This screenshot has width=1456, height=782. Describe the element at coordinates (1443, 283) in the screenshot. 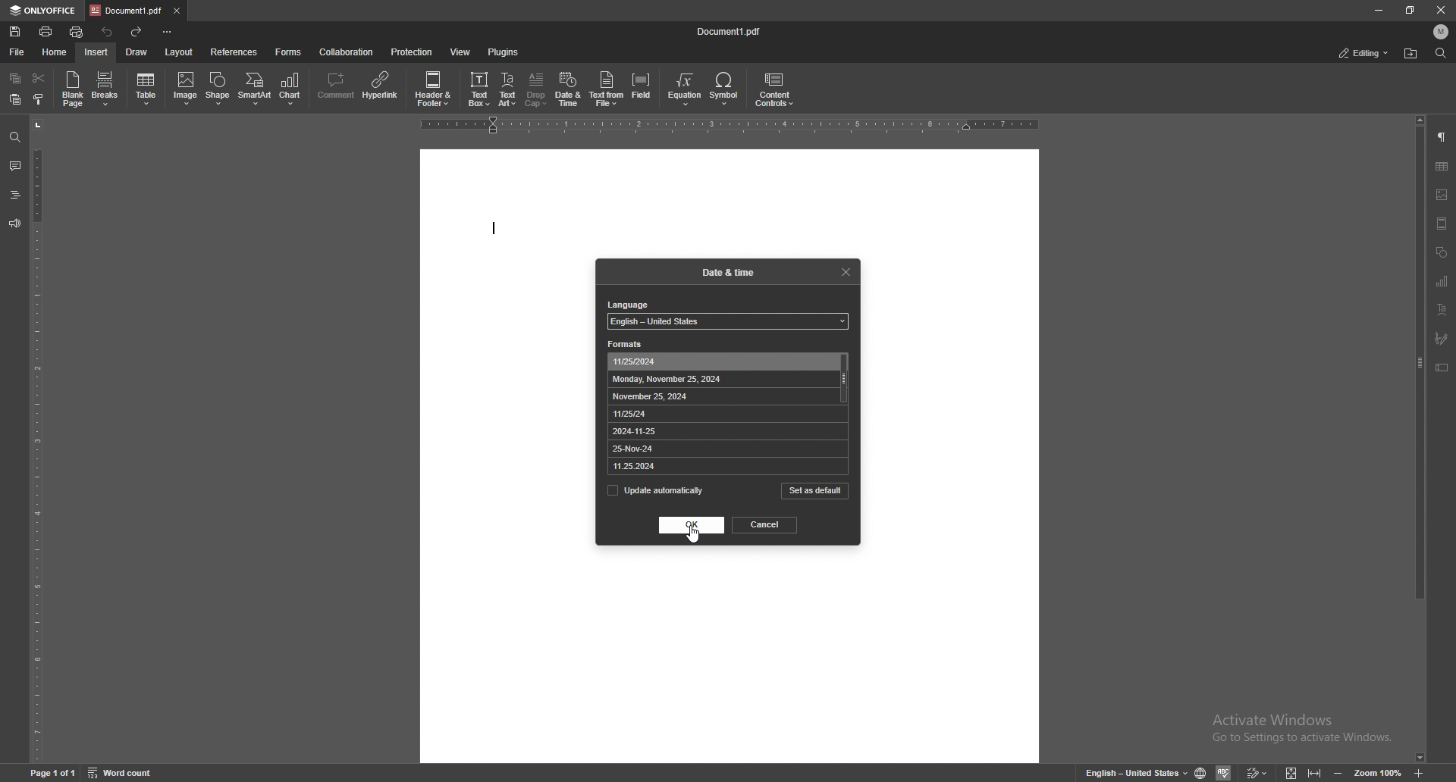

I see `chart` at that location.